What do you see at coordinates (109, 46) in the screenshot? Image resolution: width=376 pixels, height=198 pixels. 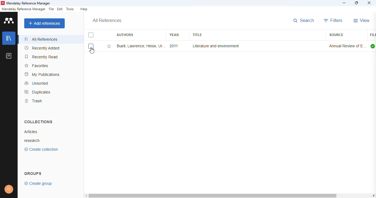 I see `add this reference to favorites` at bounding box center [109, 46].